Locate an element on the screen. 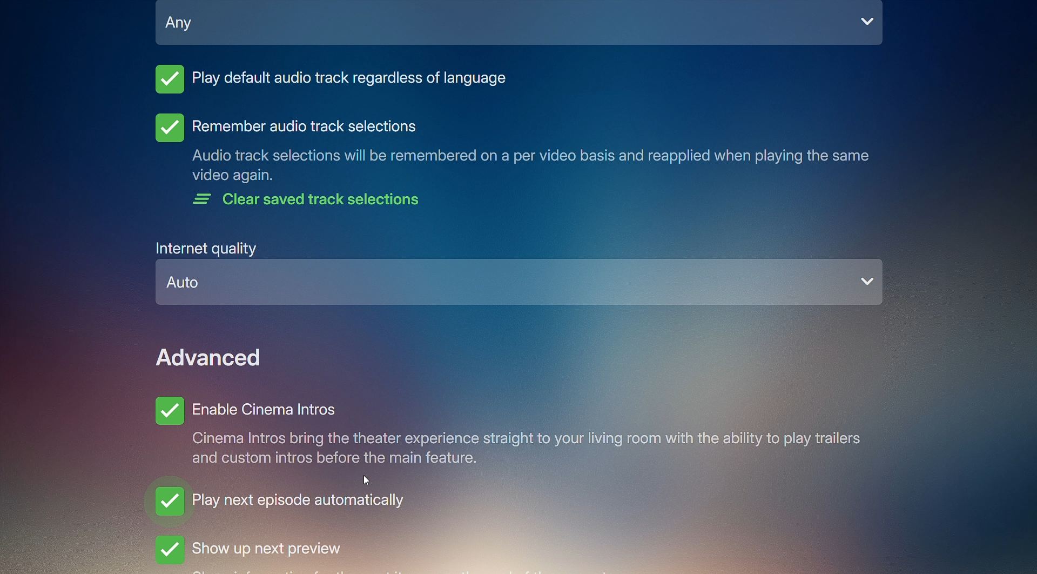 Image resolution: width=1037 pixels, height=574 pixels. Any is located at coordinates (520, 28).